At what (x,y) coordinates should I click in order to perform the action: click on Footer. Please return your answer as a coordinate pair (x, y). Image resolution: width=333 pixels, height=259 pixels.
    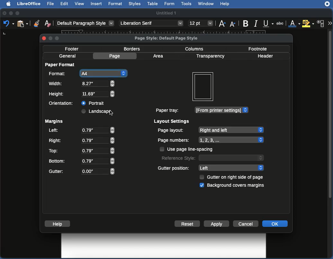
    Looking at the image, I should click on (72, 49).